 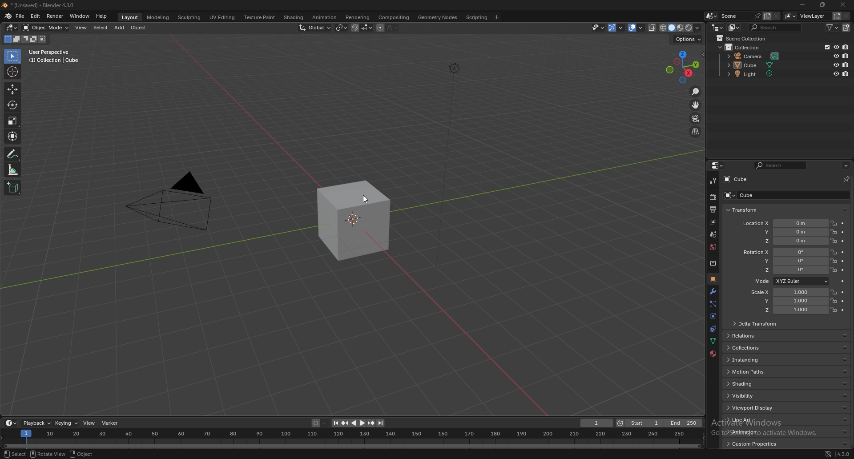 I want to click on mode, so click(x=790, y=281).